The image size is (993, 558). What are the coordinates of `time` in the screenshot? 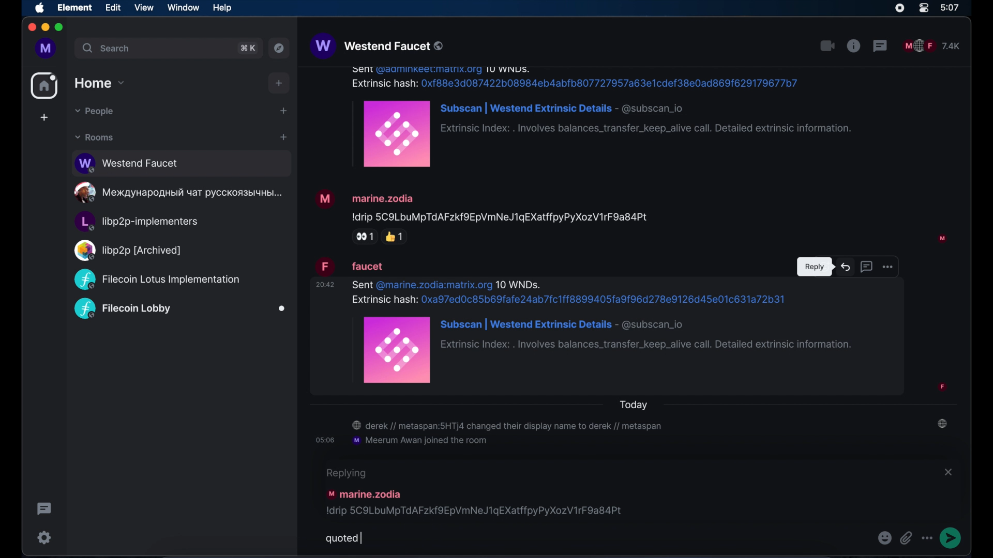 It's located at (951, 8).